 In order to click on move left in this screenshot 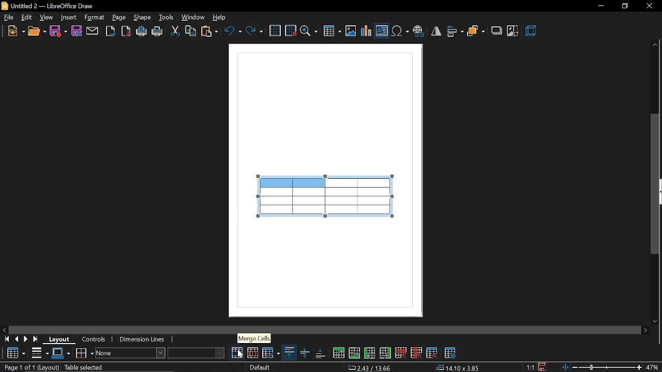, I will do `click(4, 329)`.